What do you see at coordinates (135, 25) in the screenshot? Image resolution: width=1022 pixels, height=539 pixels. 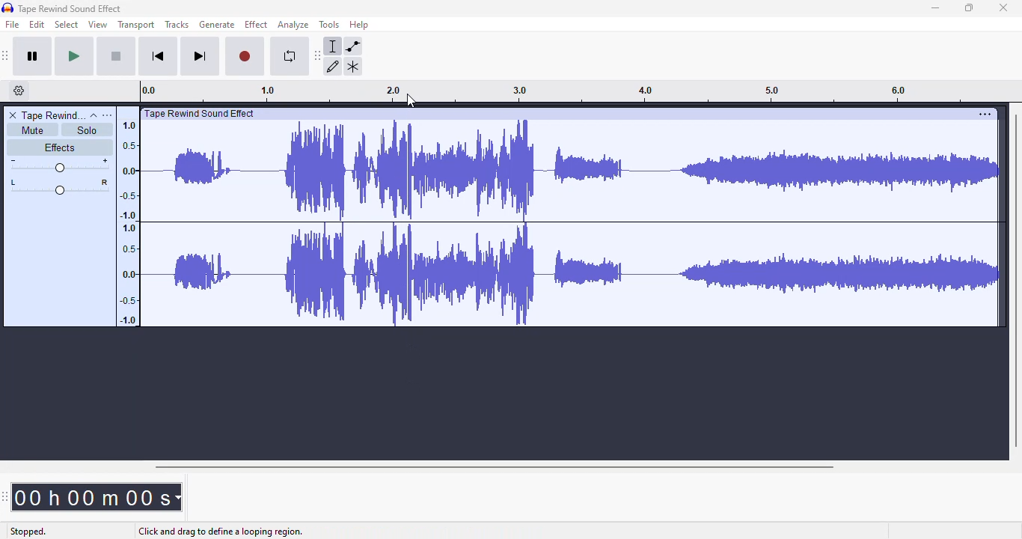 I see `transport` at bounding box center [135, 25].